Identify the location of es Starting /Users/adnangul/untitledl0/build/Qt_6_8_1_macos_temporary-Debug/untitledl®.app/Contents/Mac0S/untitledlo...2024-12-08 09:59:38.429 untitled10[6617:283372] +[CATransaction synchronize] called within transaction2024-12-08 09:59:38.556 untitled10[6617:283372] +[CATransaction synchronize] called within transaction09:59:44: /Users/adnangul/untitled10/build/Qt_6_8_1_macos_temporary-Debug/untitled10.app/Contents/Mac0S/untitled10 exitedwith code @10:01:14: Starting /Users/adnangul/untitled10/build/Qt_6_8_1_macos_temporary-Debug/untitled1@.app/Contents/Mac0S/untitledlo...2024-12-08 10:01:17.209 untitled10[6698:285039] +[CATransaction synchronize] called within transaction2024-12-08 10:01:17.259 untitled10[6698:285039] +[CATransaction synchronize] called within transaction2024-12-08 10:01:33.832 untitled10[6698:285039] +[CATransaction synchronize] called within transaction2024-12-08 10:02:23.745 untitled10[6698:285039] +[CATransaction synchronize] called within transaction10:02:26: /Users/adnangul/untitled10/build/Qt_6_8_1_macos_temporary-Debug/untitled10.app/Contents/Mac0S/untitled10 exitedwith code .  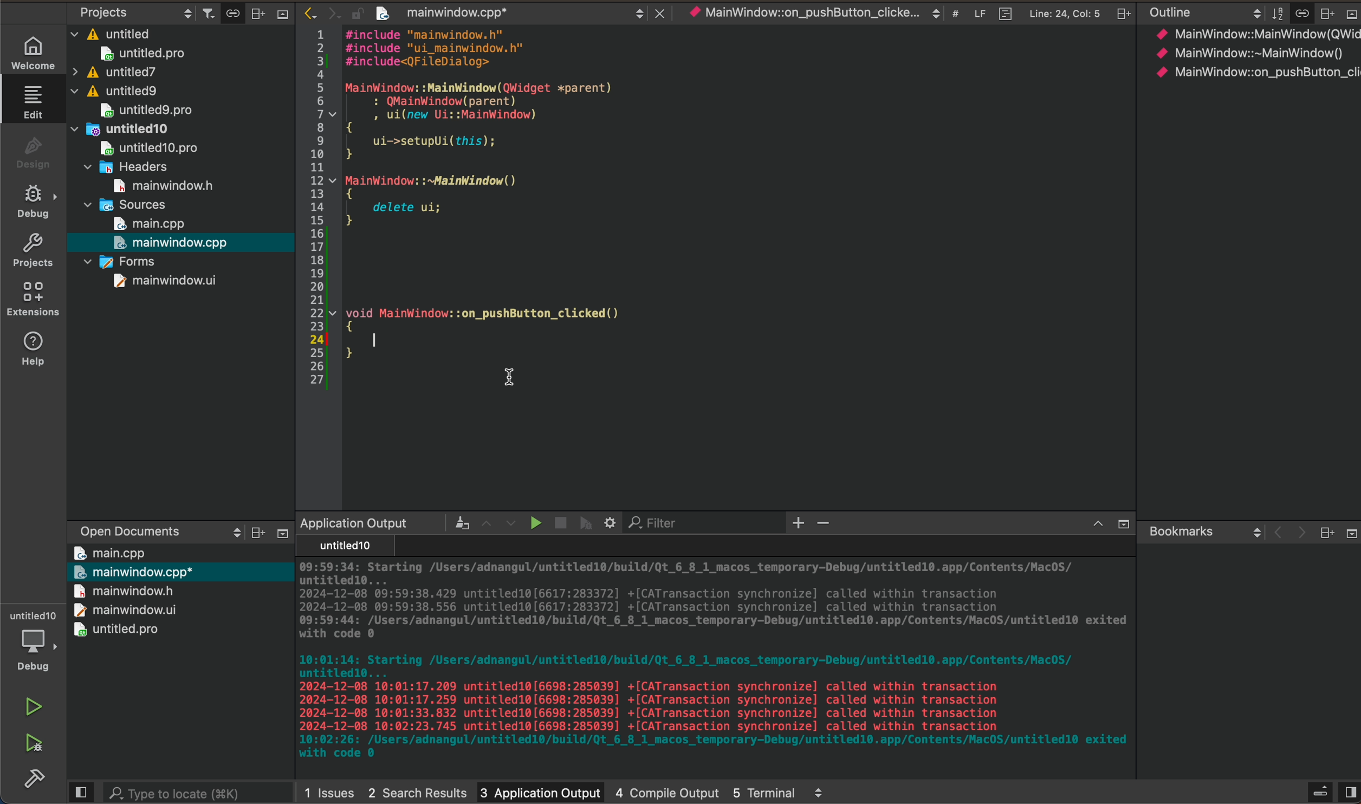
(708, 663).